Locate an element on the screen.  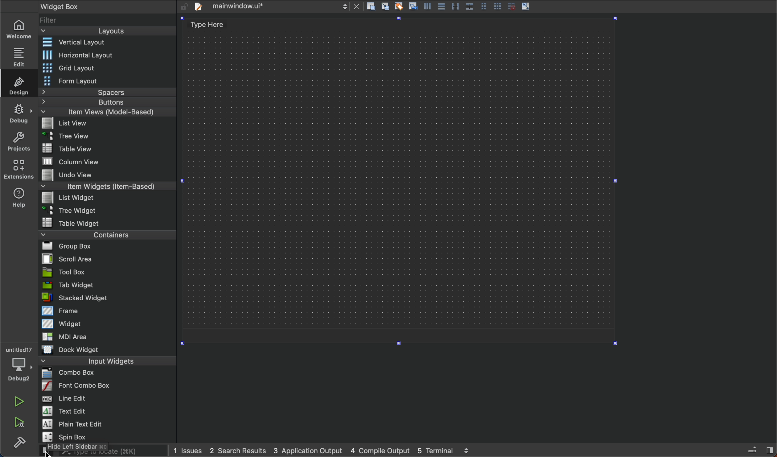
4 Compile Output is located at coordinates (379, 450).